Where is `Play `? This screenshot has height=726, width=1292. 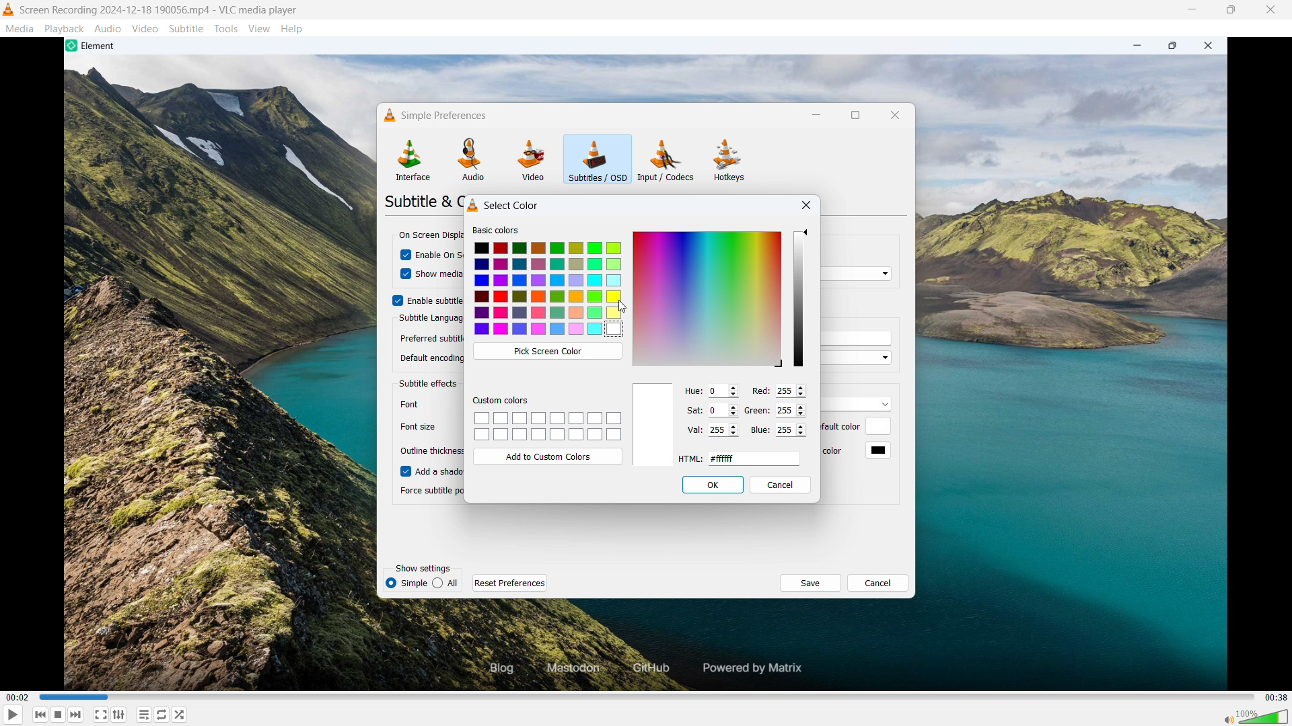 Play  is located at coordinates (12, 715).